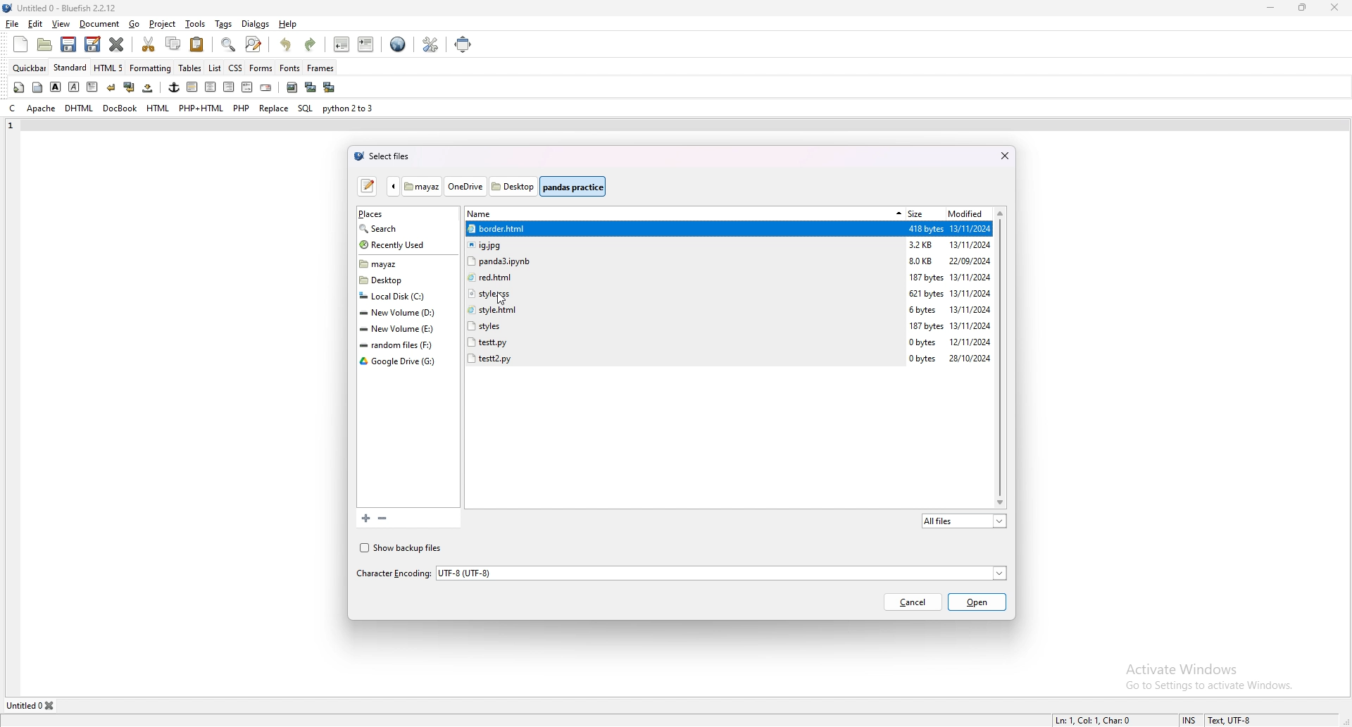 This screenshot has width=1352, height=727. What do you see at coordinates (70, 68) in the screenshot?
I see `standard` at bounding box center [70, 68].